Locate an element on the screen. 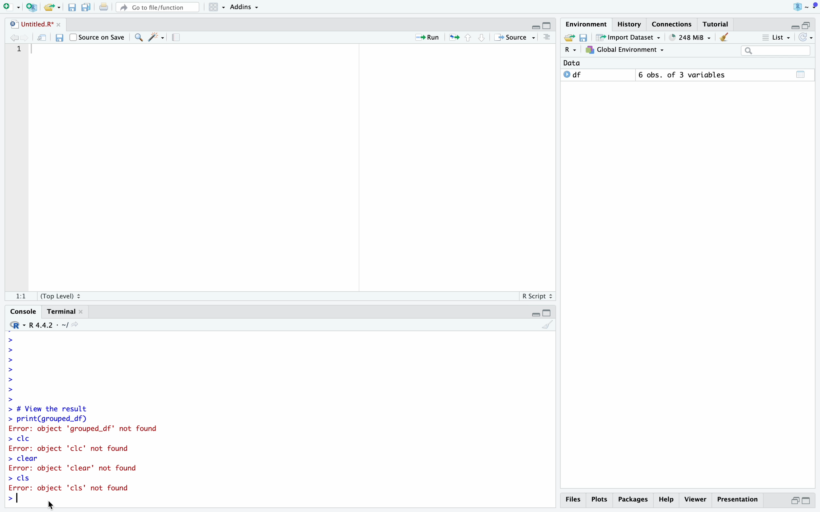 The height and width of the screenshot is (512, 820). Full Height is located at coordinates (548, 313).